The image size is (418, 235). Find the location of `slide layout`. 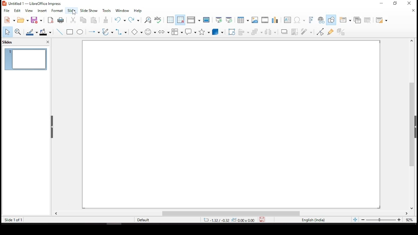

slide layout is located at coordinates (381, 19).